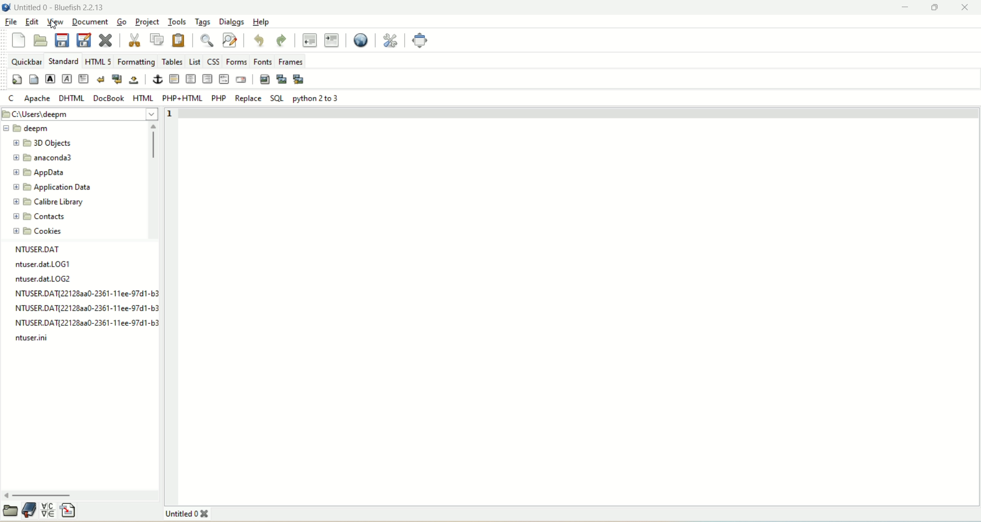  I want to click on edit references, so click(392, 41).